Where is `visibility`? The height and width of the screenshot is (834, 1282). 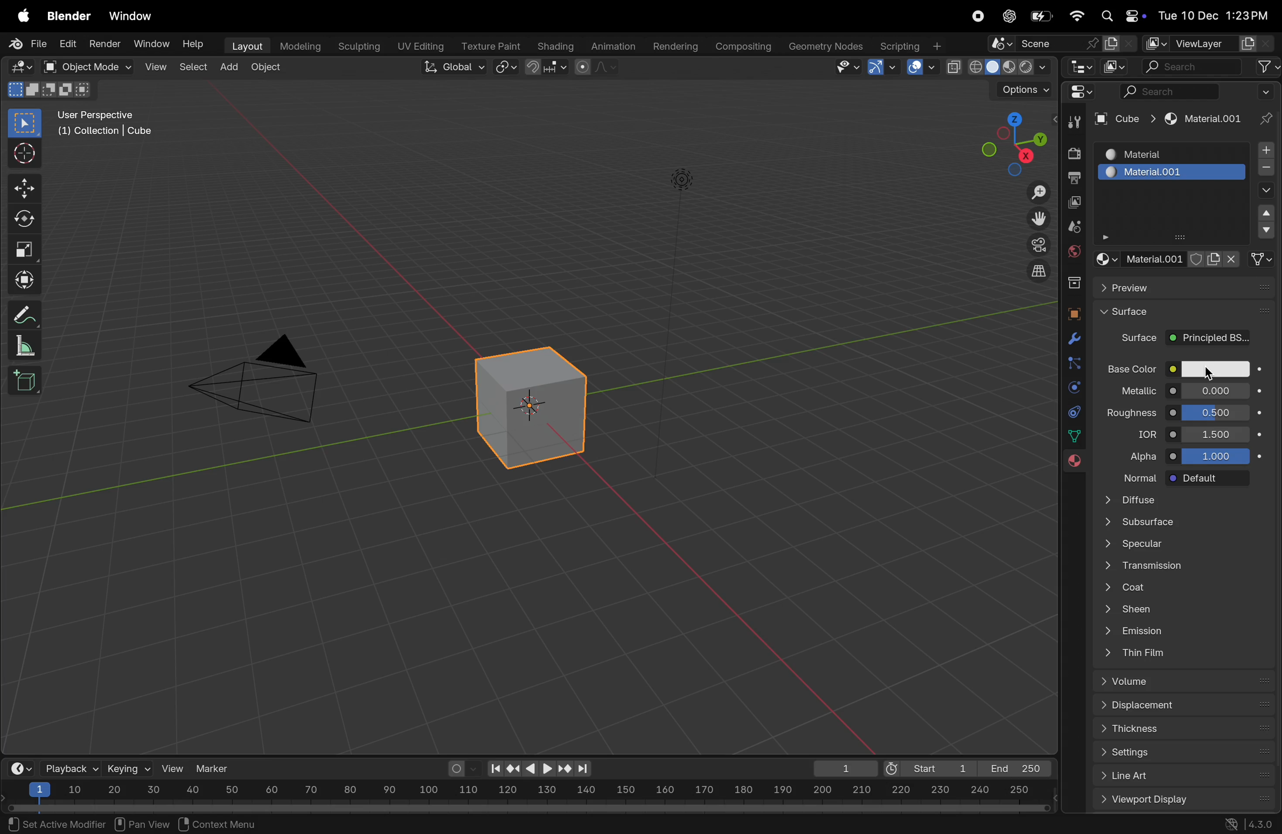
visibility is located at coordinates (846, 68).